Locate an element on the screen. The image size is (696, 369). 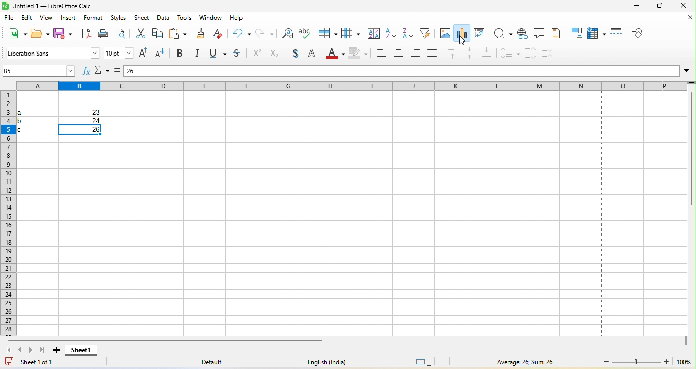
sheet is located at coordinates (142, 18).